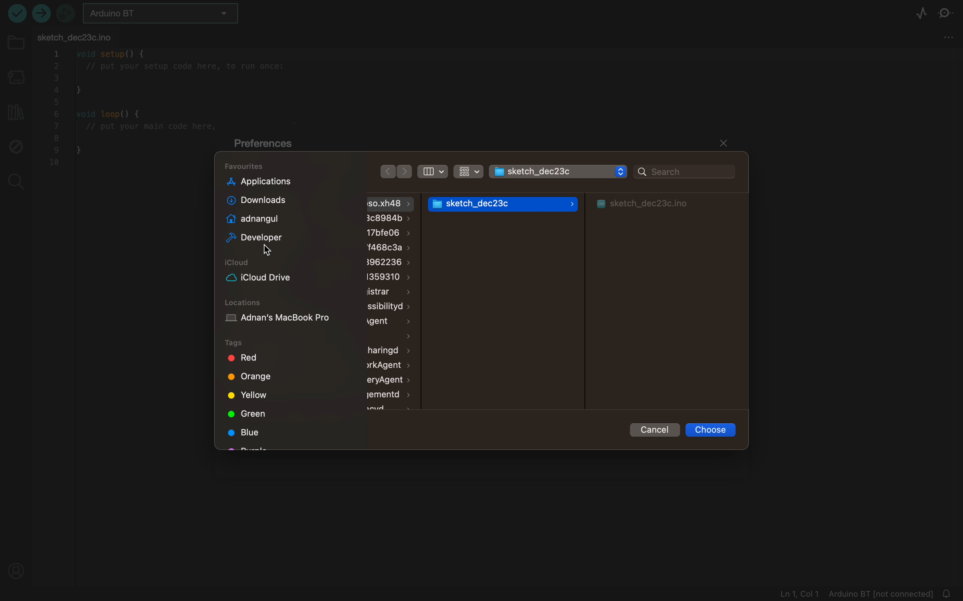 Image resolution: width=963 pixels, height=601 pixels. What do you see at coordinates (18, 571) in the screenshot?
I see `profile` at bounding box center [18, 571].